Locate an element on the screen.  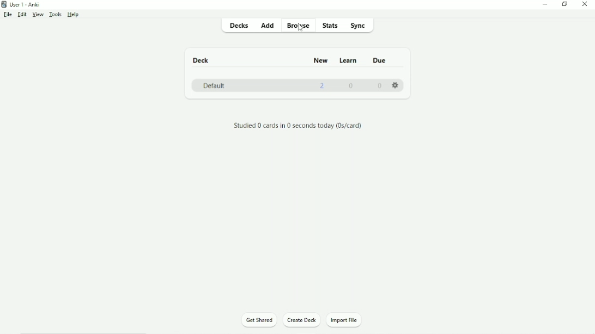
Deck is located at coordinates (200, 59).